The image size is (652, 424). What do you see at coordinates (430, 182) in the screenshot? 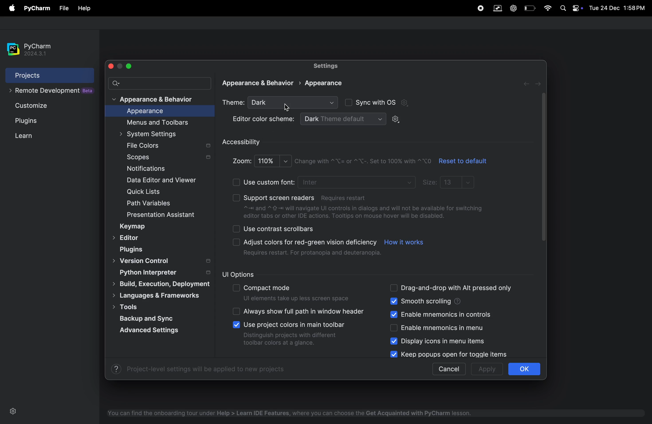
I see `sizes` at bounding box center [430, 182].